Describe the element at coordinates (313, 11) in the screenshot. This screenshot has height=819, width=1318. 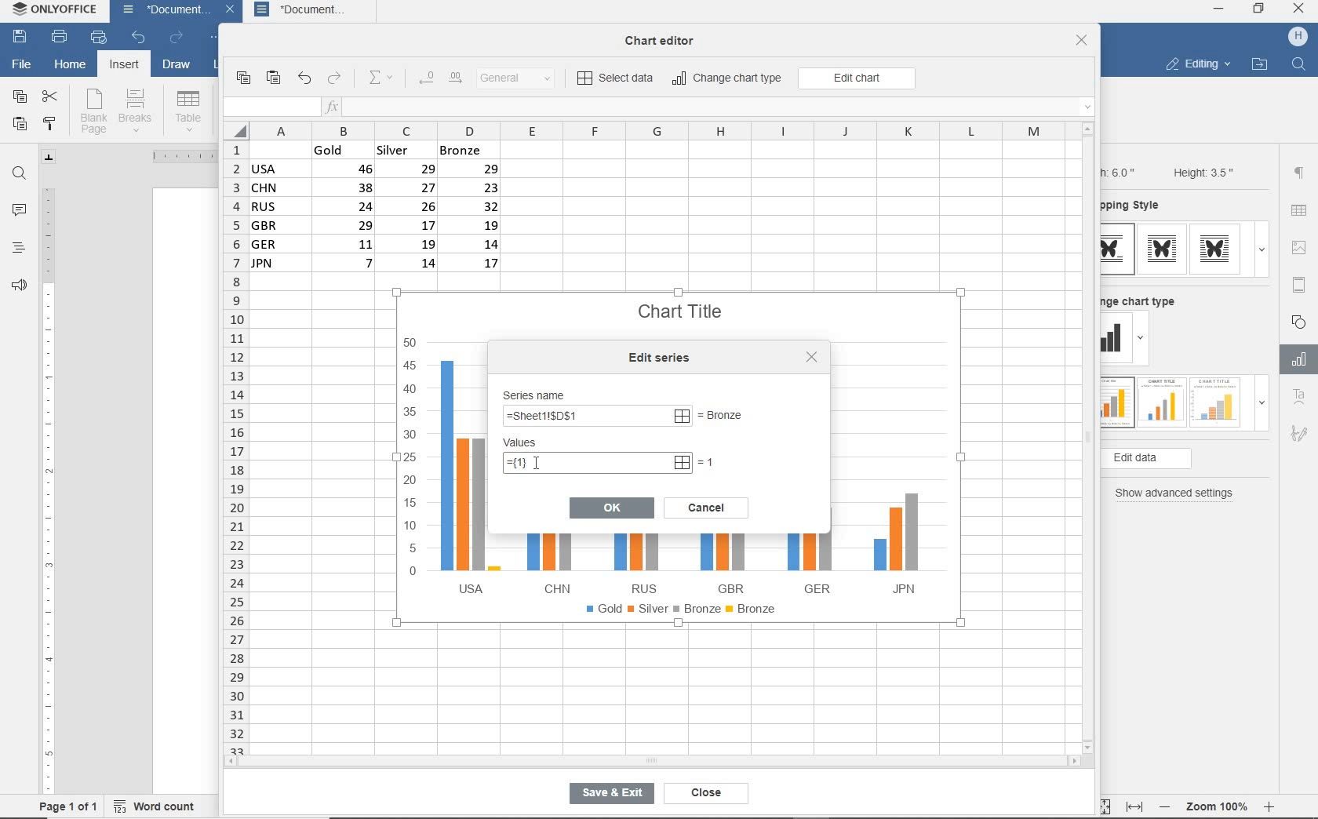
I see `document` at that location.